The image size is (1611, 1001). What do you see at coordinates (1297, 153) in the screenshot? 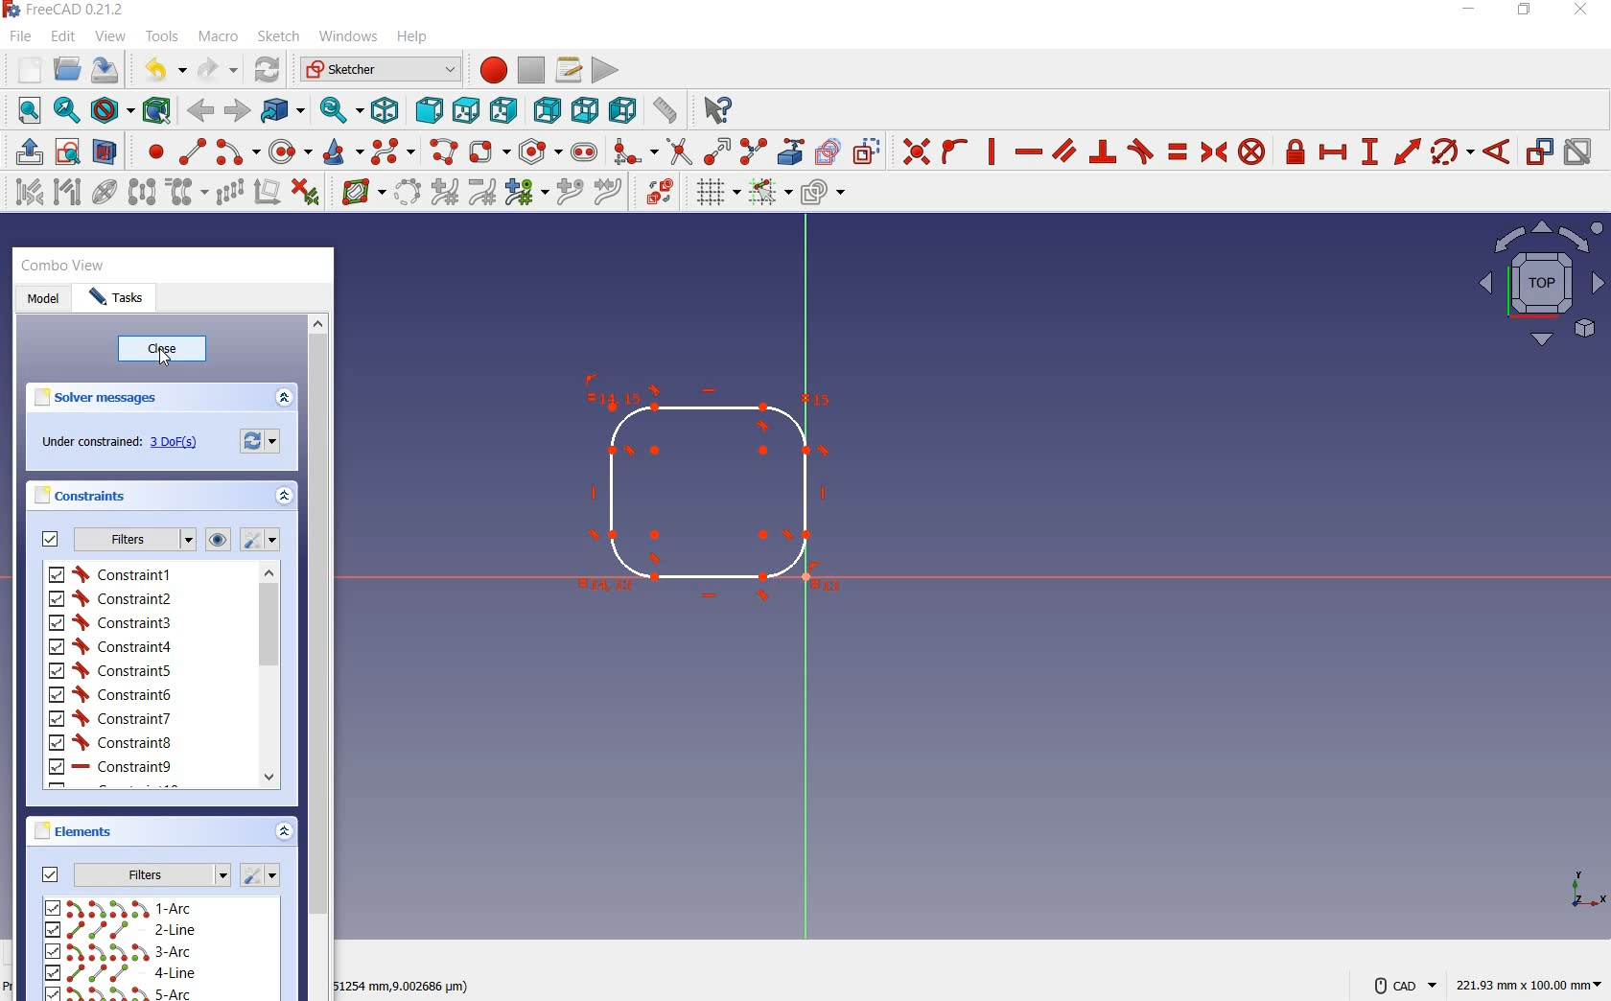
I see `constrain lock` at bounding box center [1297, 153].